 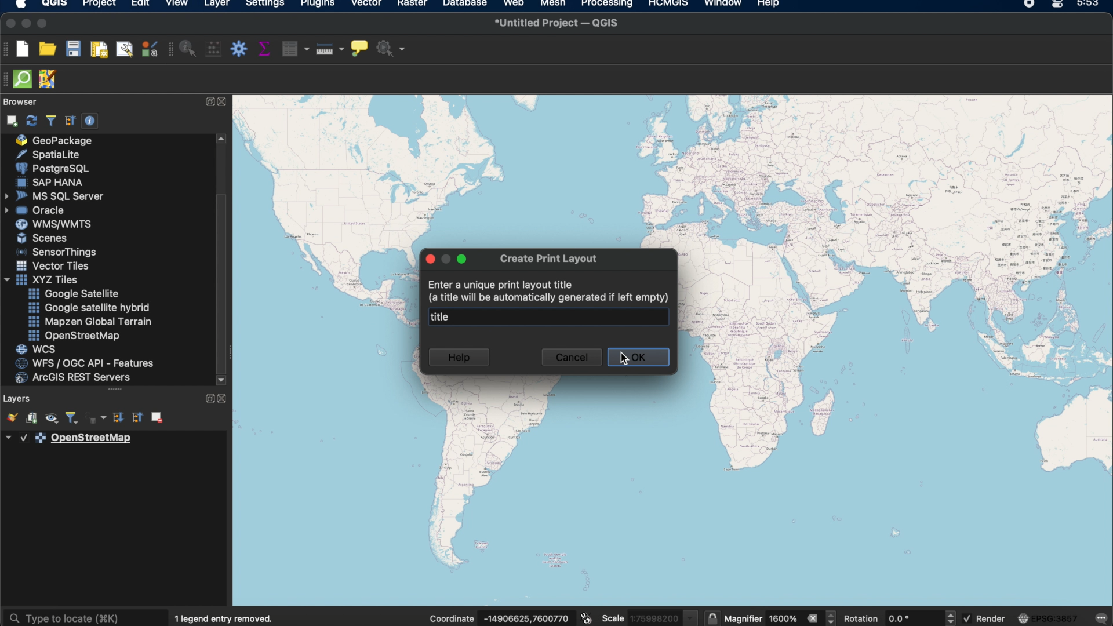 I want to click on open the layer, so click(x=12, y=416).